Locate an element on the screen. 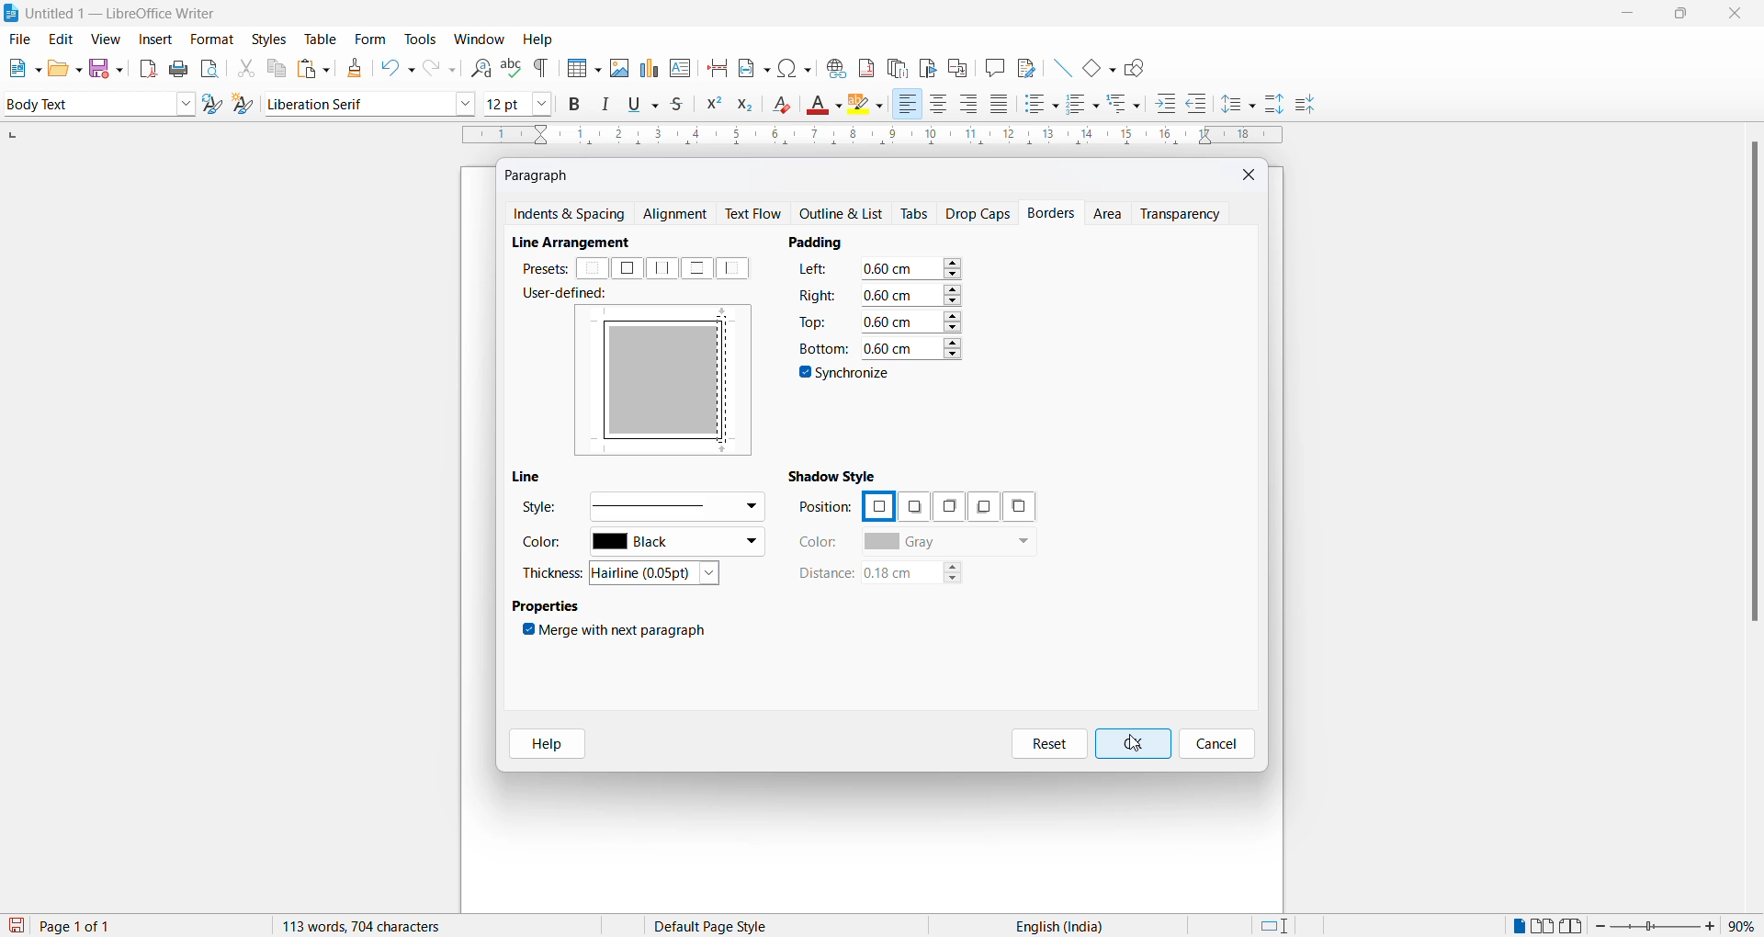 The image size is (1764, 937). print is located at coordinates (180, 69).